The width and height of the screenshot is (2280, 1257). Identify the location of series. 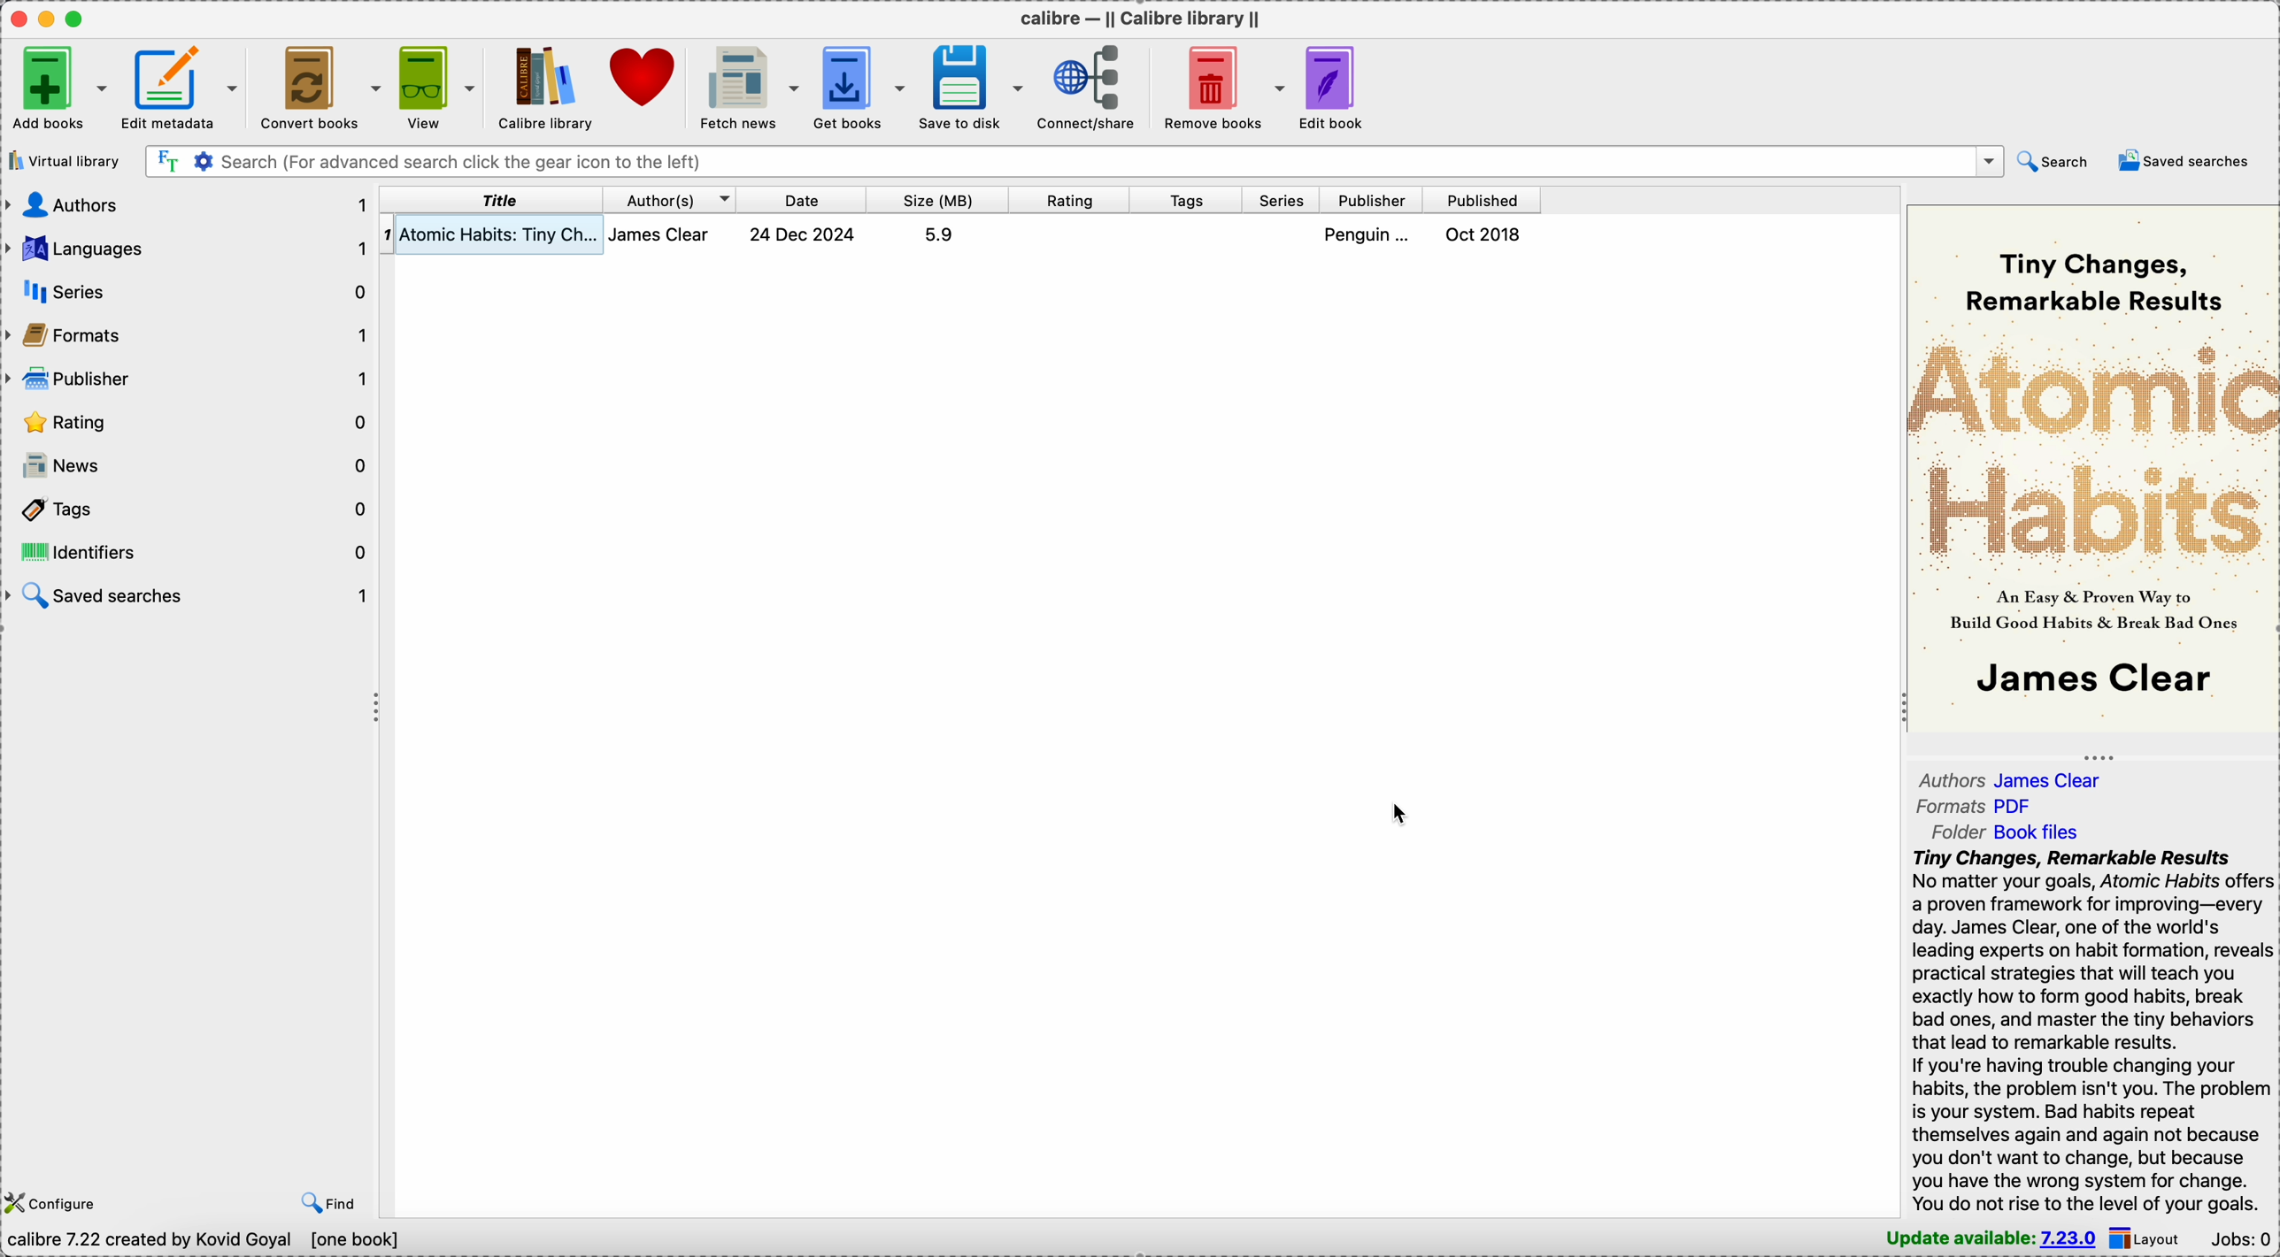
(196, 291).